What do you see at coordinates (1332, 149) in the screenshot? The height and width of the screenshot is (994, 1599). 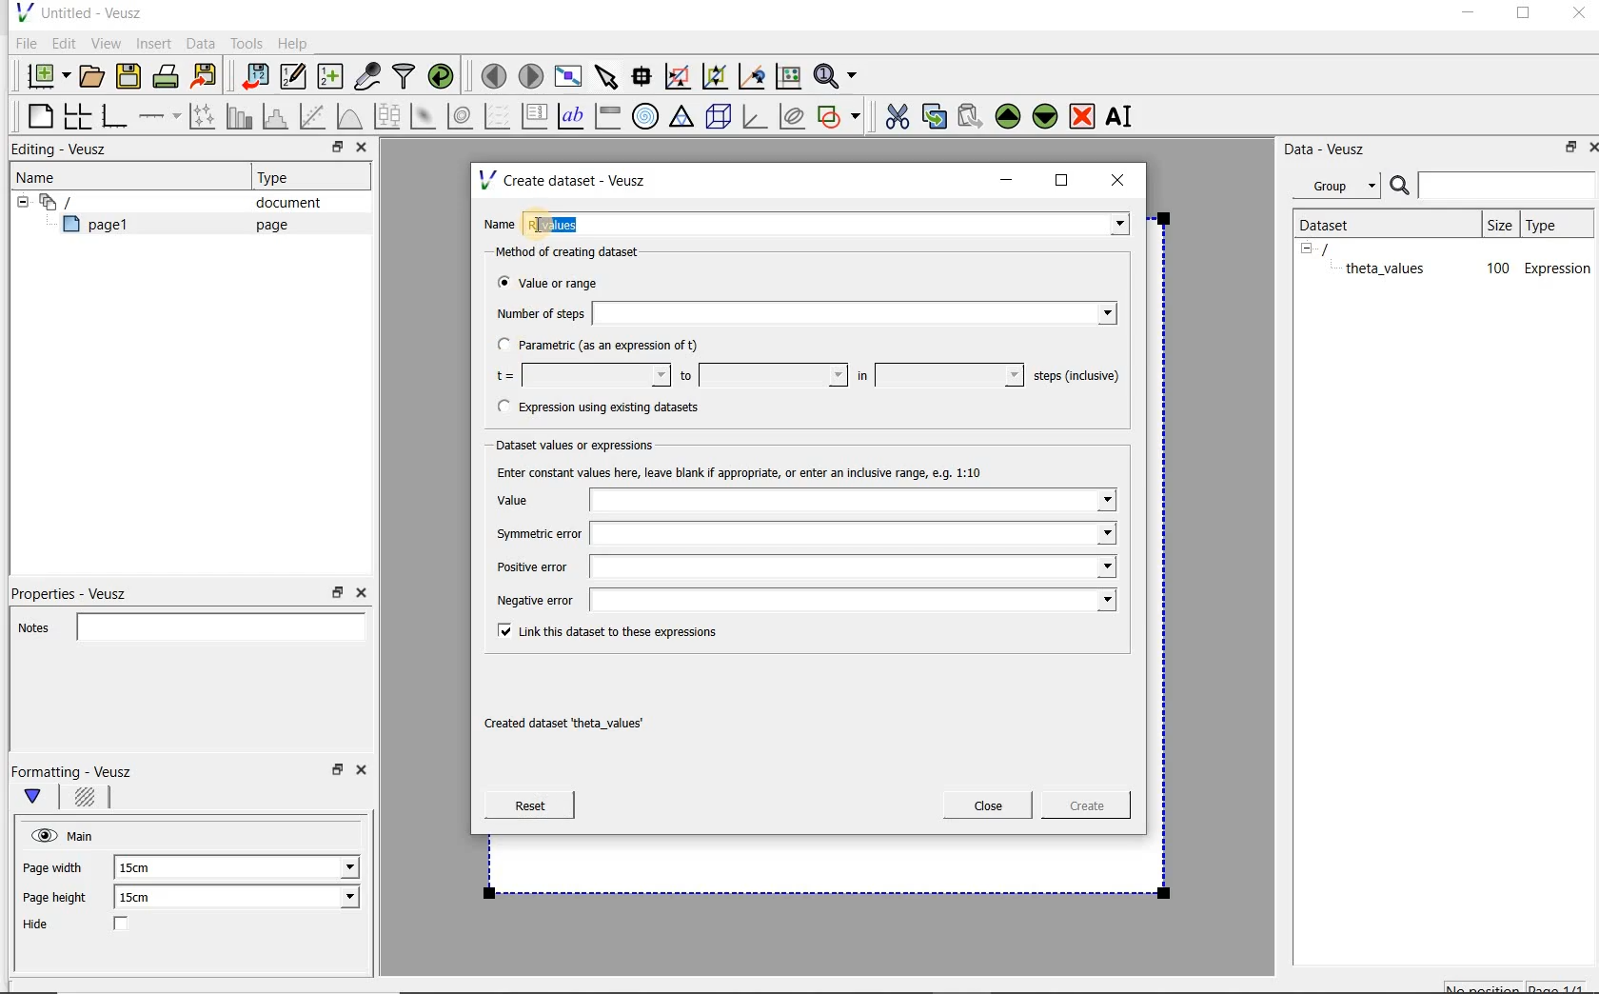 I see `Data - Veusz` at bounding box center [1332, 149].